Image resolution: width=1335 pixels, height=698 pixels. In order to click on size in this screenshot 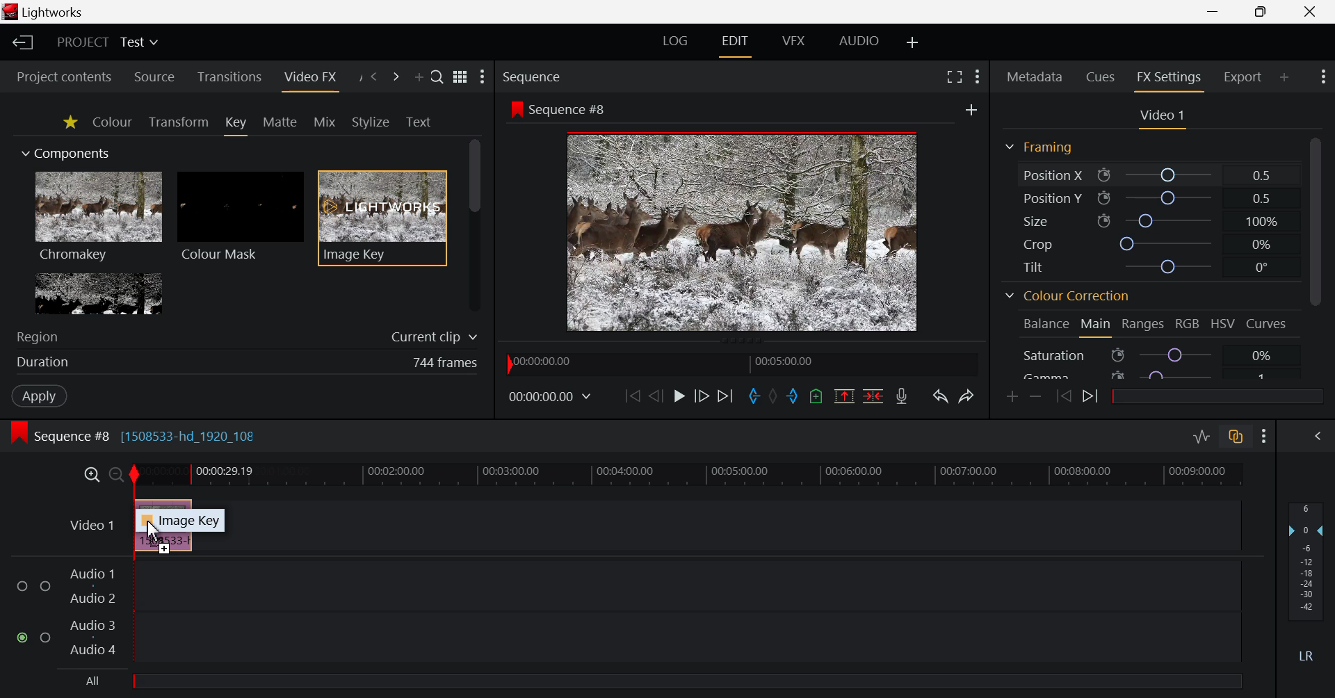, I will do `click(1168, 222)`.